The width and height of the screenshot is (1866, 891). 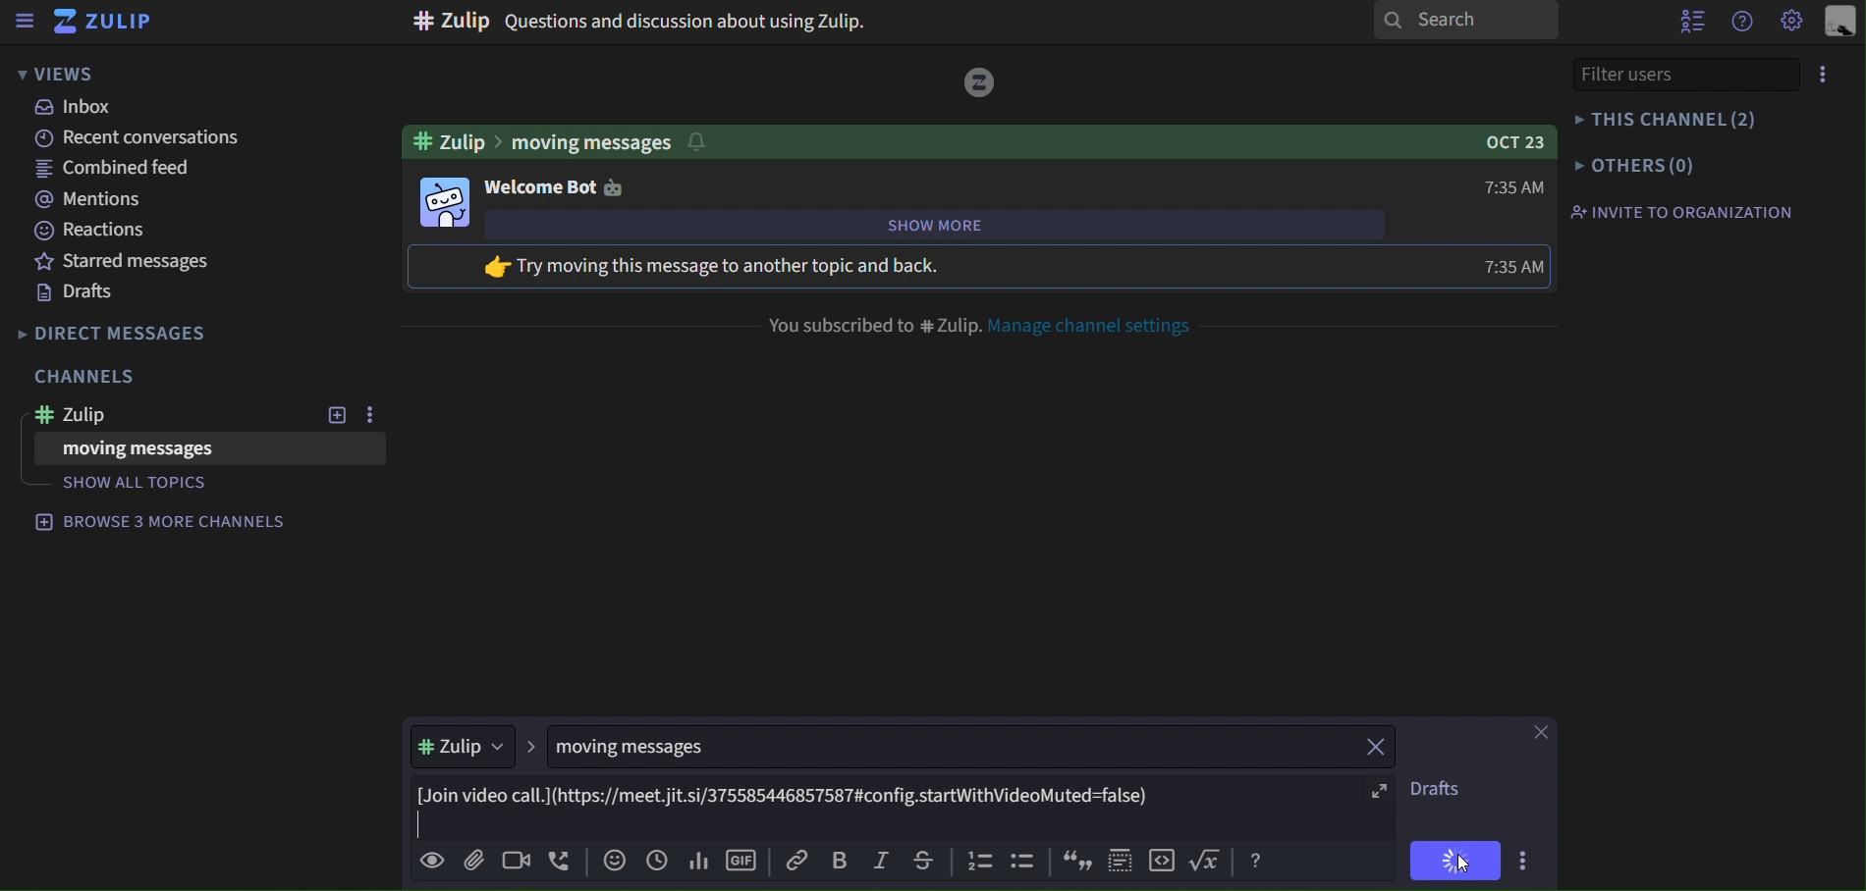 I want to click on # Zulip > moving messages, so click(x=561, y=138).